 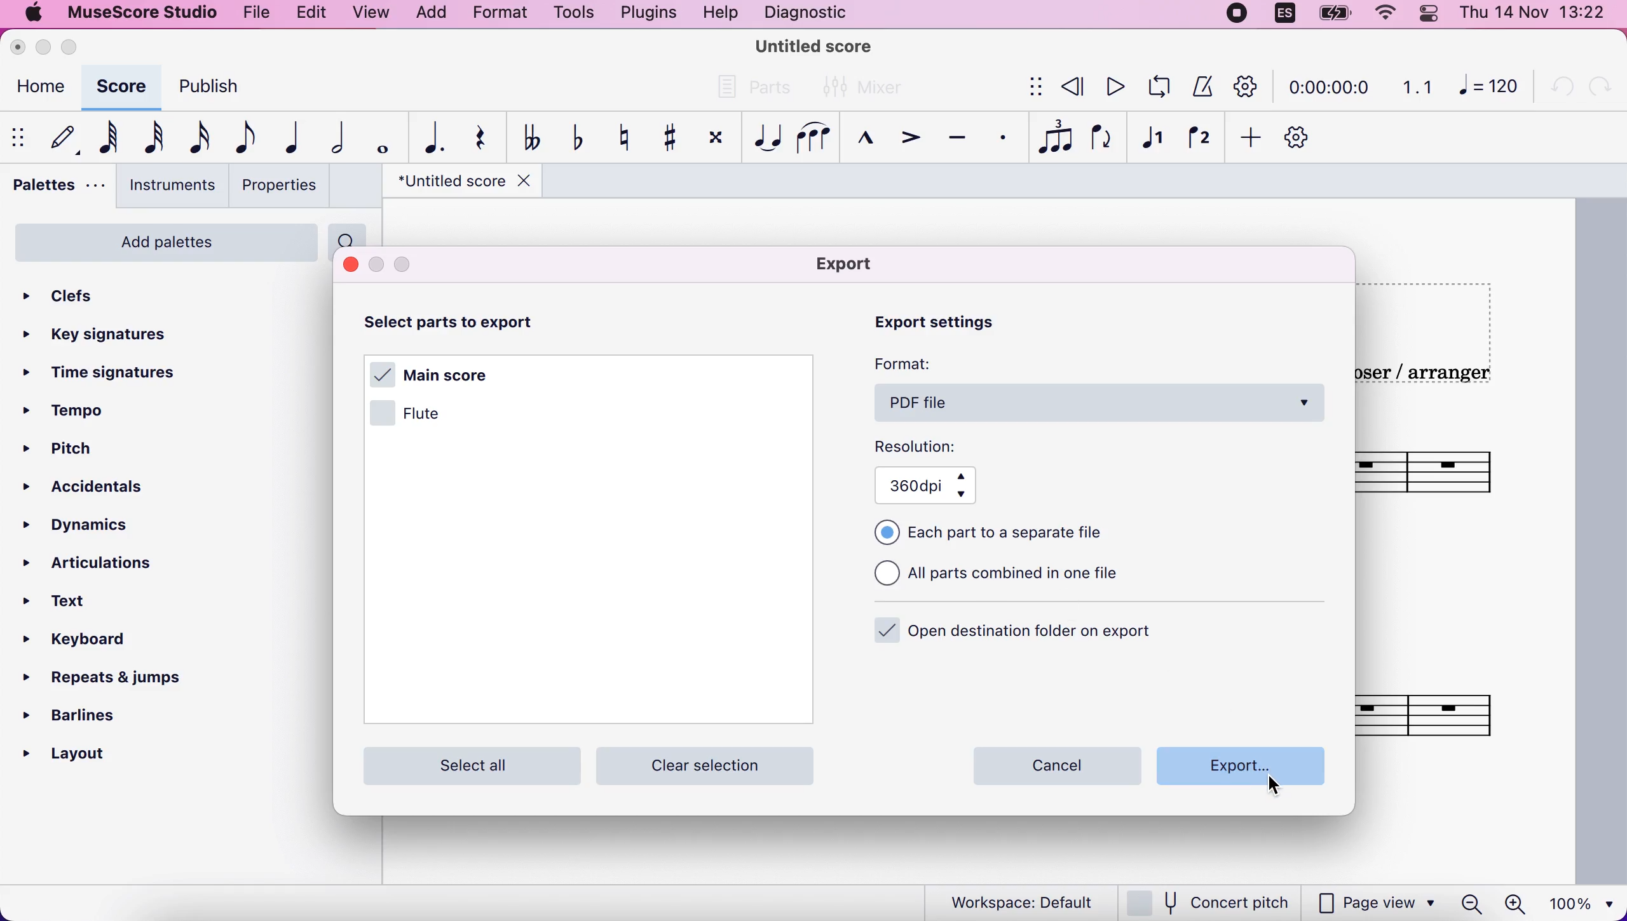 What do you see at coordinates (950, 328) in the screenshot?
I see `export settings` at bounding box center [950, 328].